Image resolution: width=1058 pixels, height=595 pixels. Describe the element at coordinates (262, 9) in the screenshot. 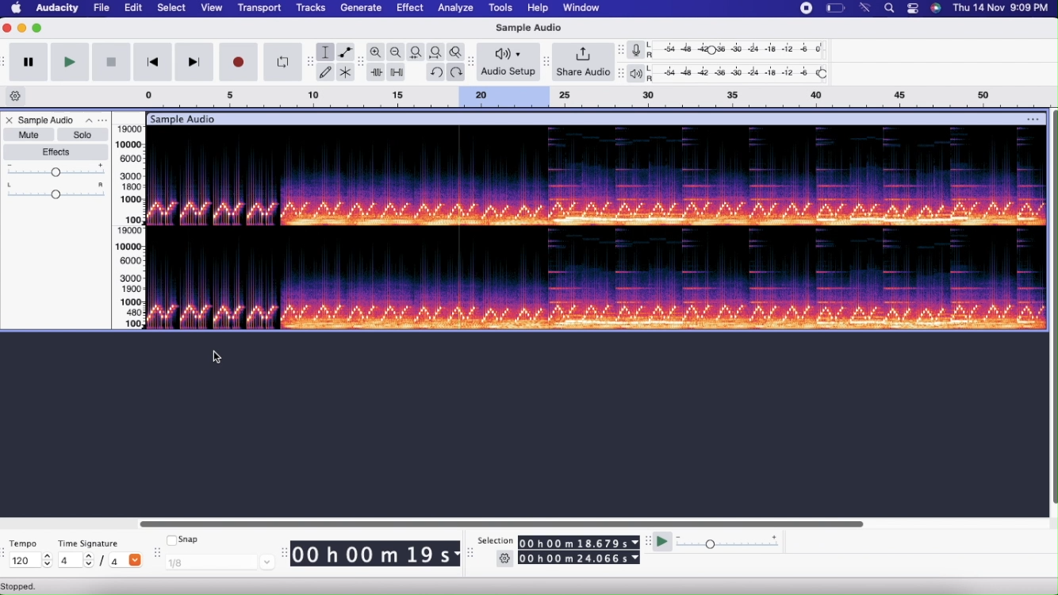

I see `Transport` at that location.